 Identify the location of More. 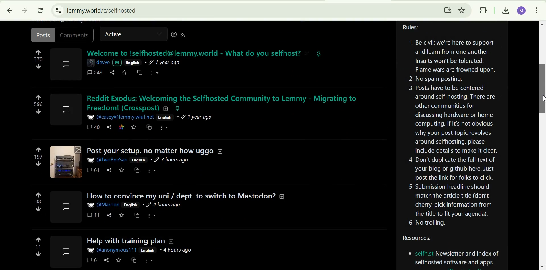
(152, 171).